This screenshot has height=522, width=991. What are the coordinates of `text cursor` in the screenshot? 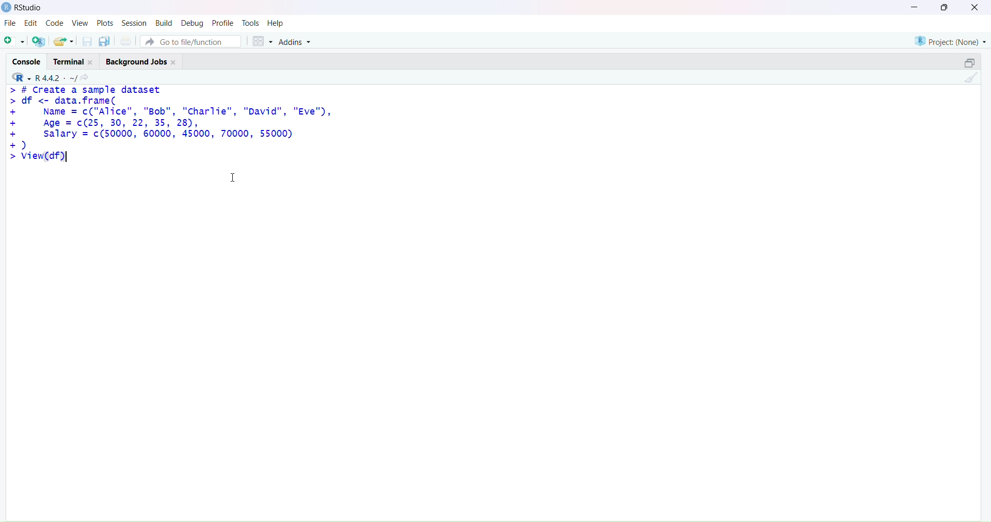 It's located at (66, 156).